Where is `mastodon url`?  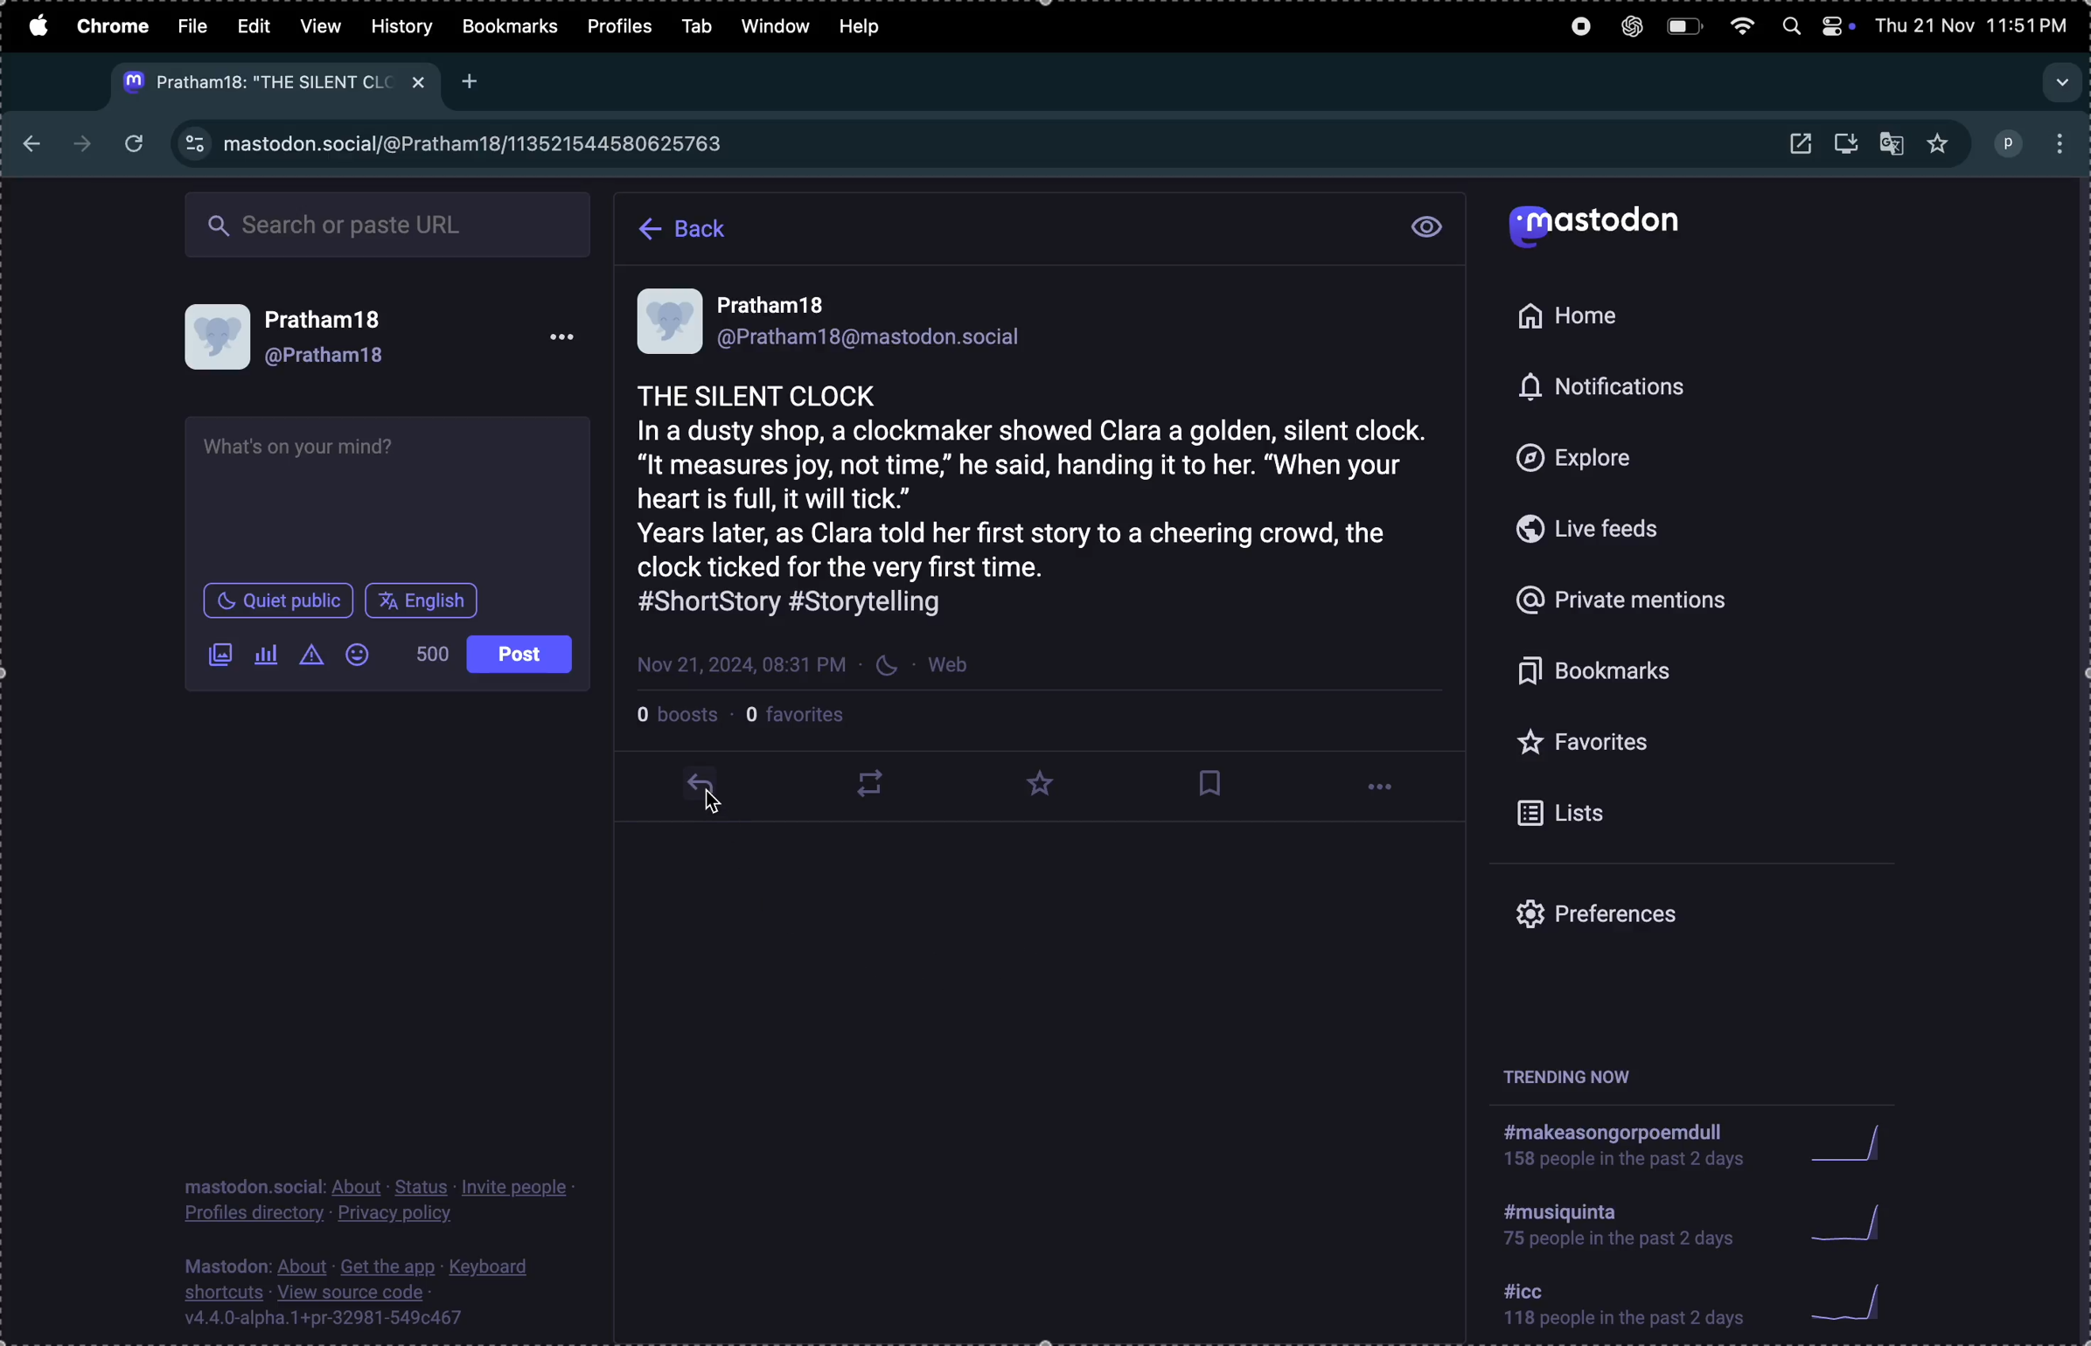
mastodon url is located at coordinates (480, 145).